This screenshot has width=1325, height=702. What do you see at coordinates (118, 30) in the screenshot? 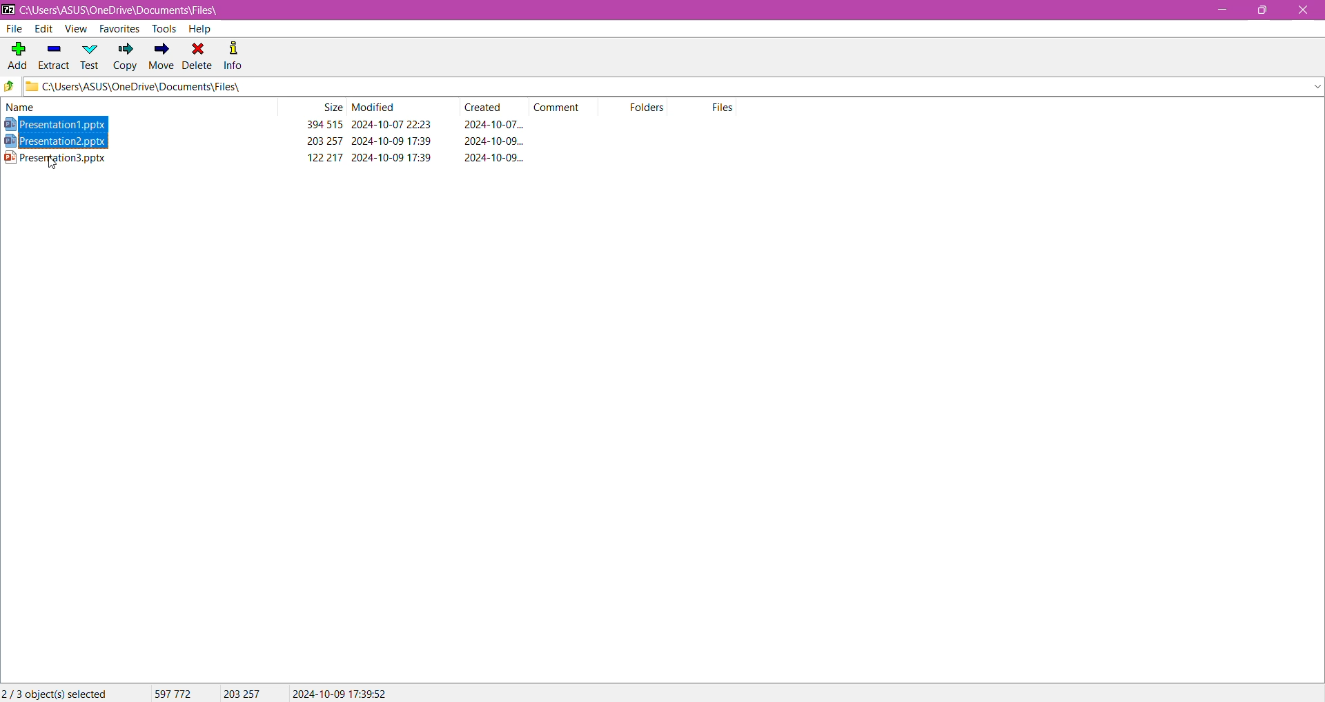
I see `Favorites` at bounding box center [118, 30].